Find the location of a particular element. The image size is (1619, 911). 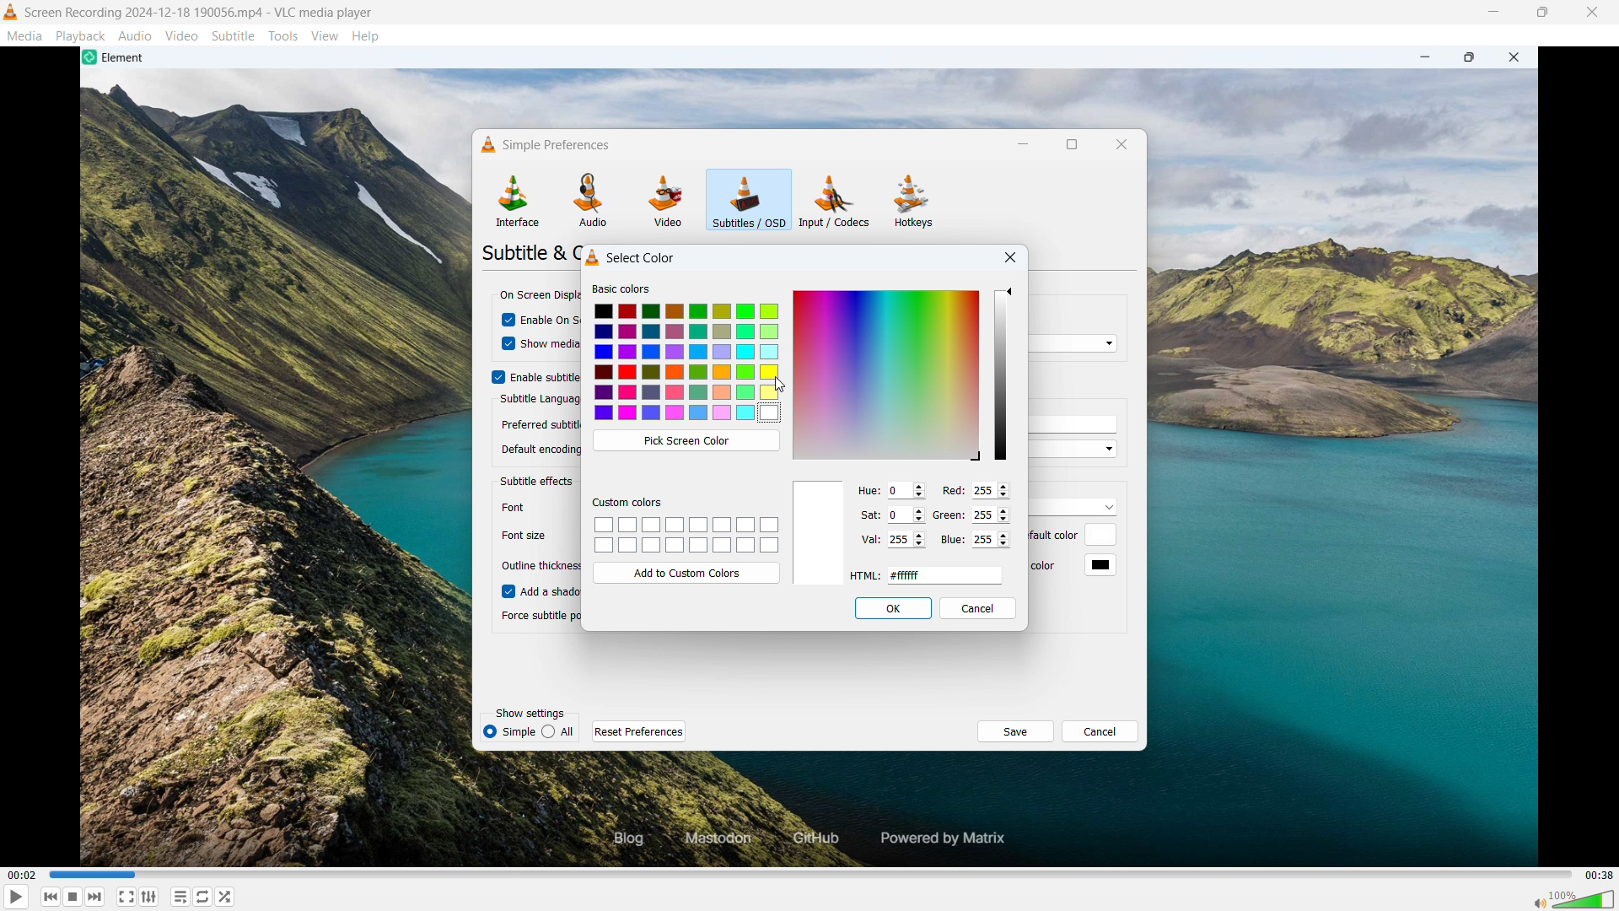

cursor is located at coordinates (777, 386).